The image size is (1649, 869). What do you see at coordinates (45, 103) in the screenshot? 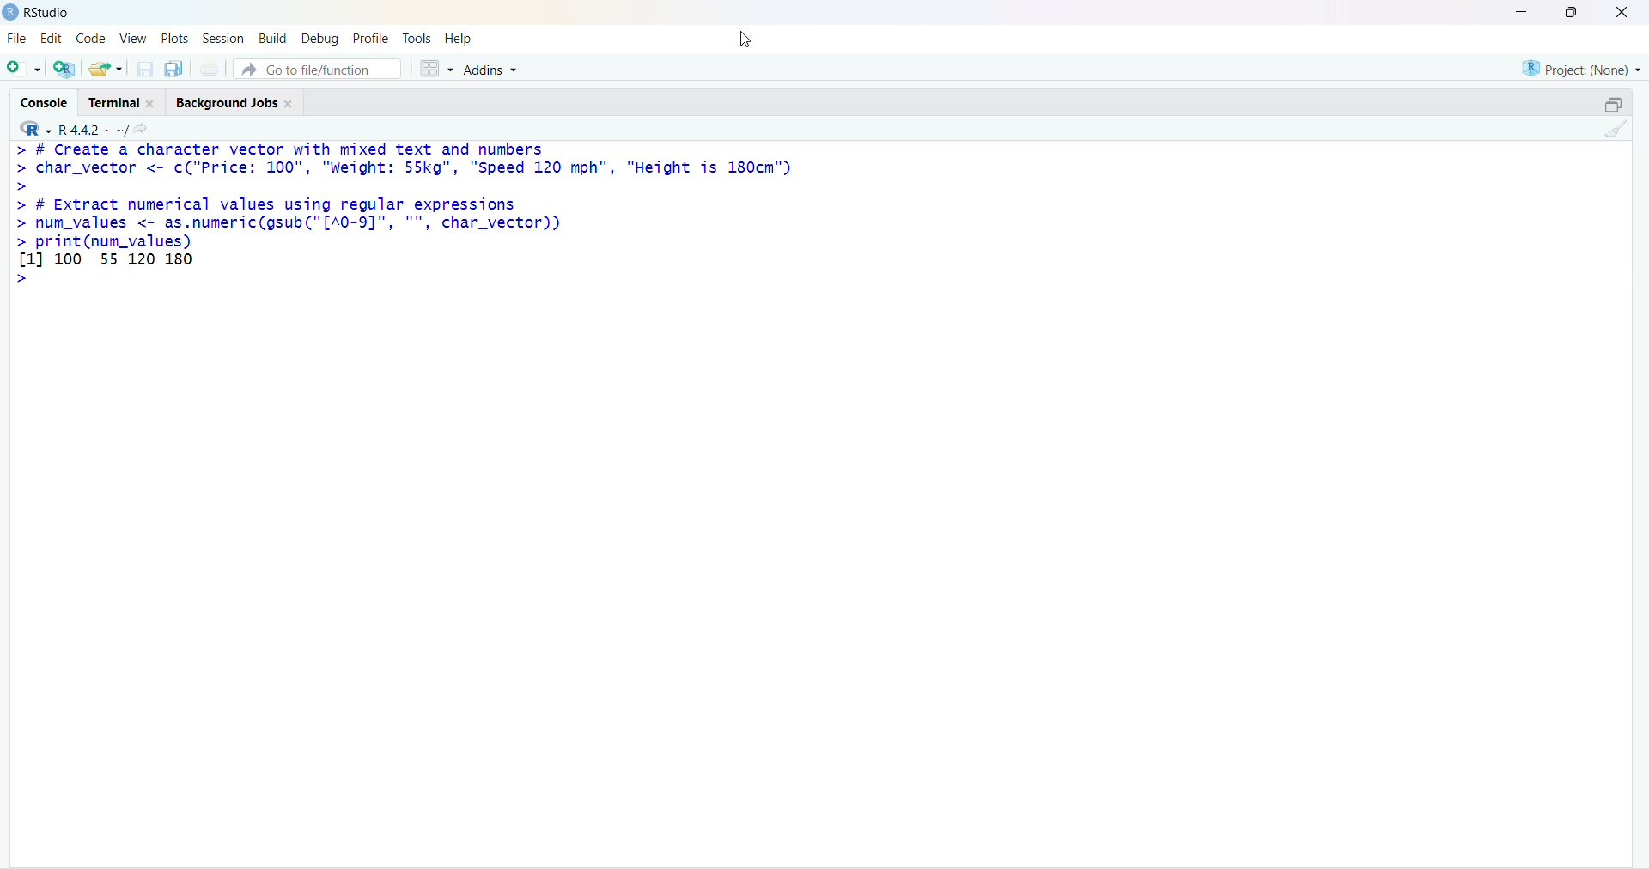
I see `cosole` at bounding box center [45, 103].